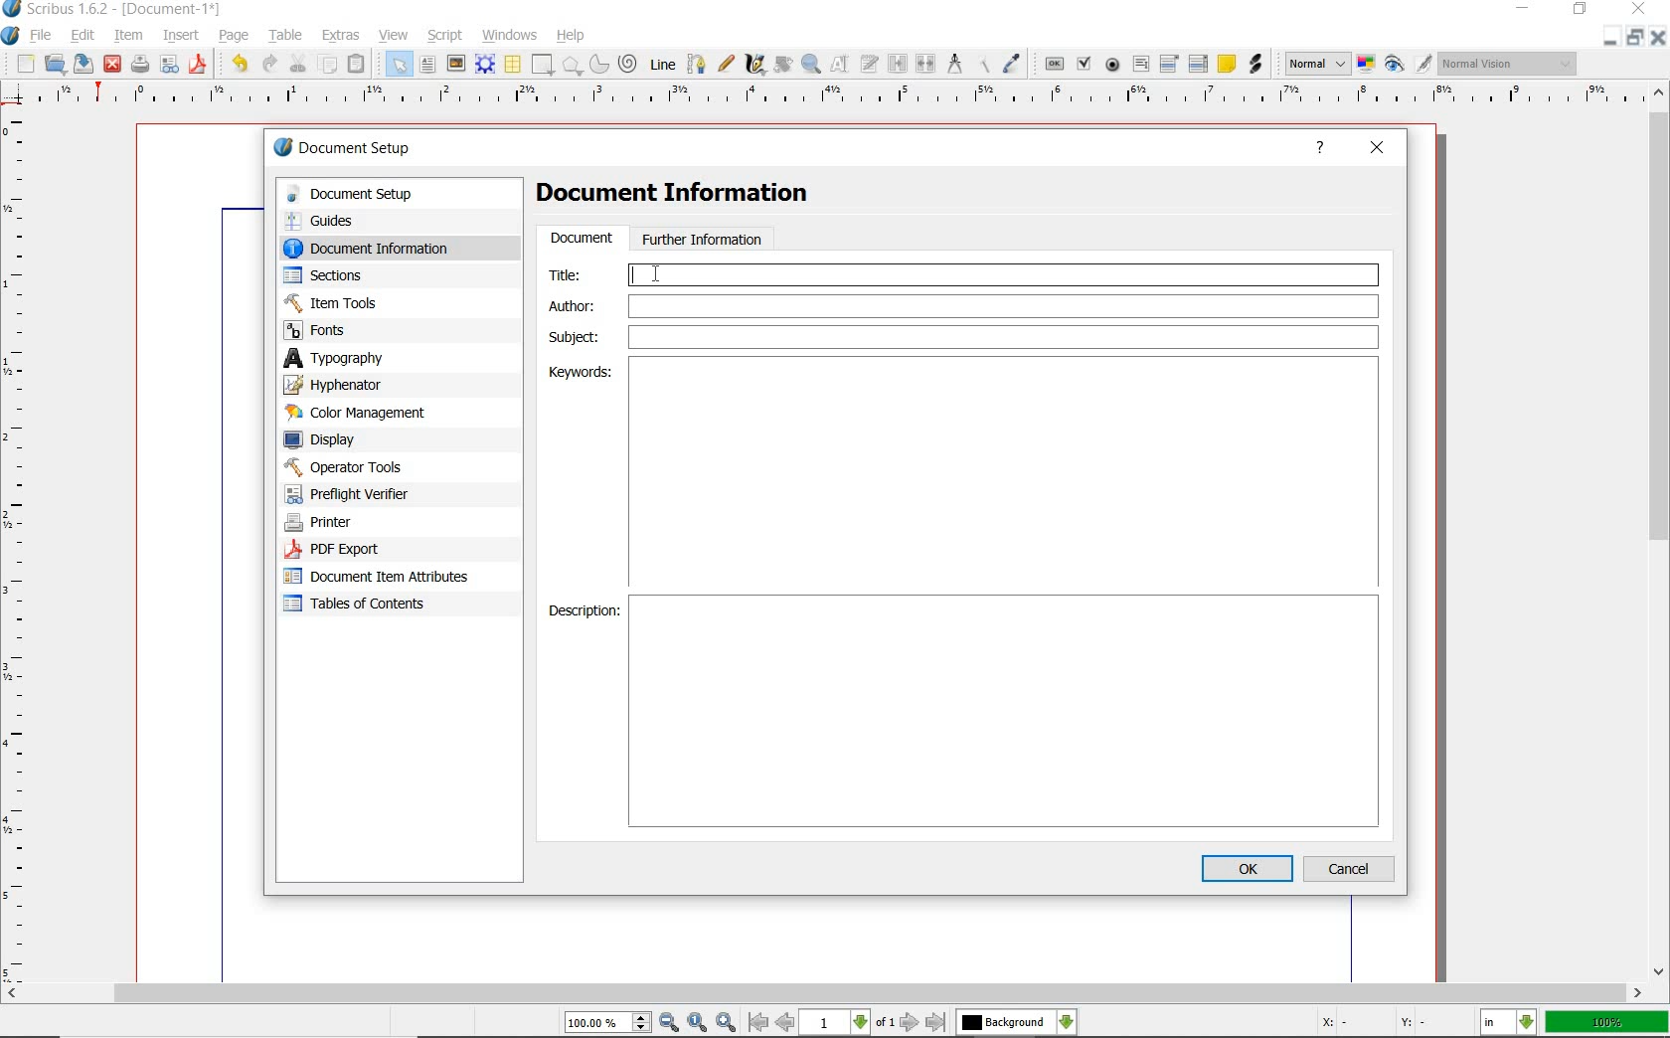  Describe the element at coordinates (843, 99) in the screenshot. I see `ruler` at that location.